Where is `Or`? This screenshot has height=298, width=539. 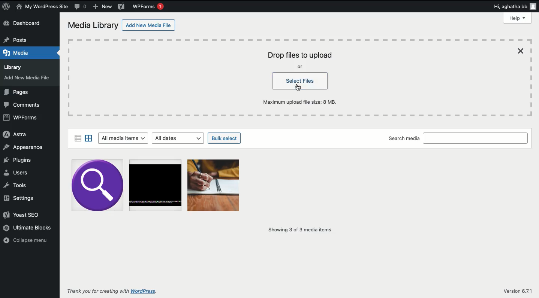
Or is located at coordinates (301, 67).